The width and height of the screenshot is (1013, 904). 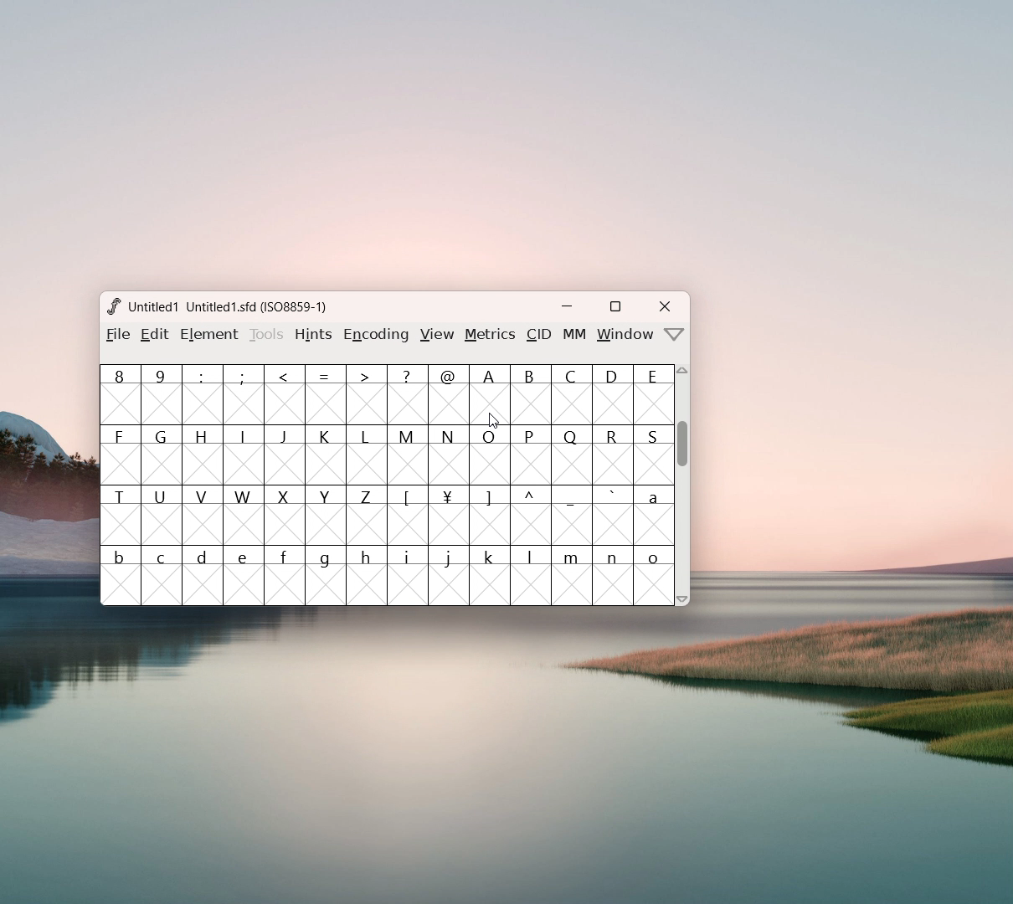 What do you see at coordinates (409, 577) in the screenshot?
I see `i` at bounding box center [409, 577].